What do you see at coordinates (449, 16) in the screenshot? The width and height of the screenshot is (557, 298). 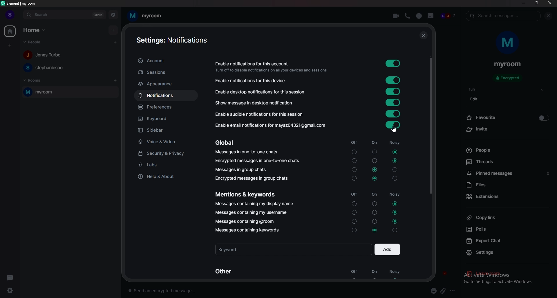 I see `people` at bounding box center [449, 16].